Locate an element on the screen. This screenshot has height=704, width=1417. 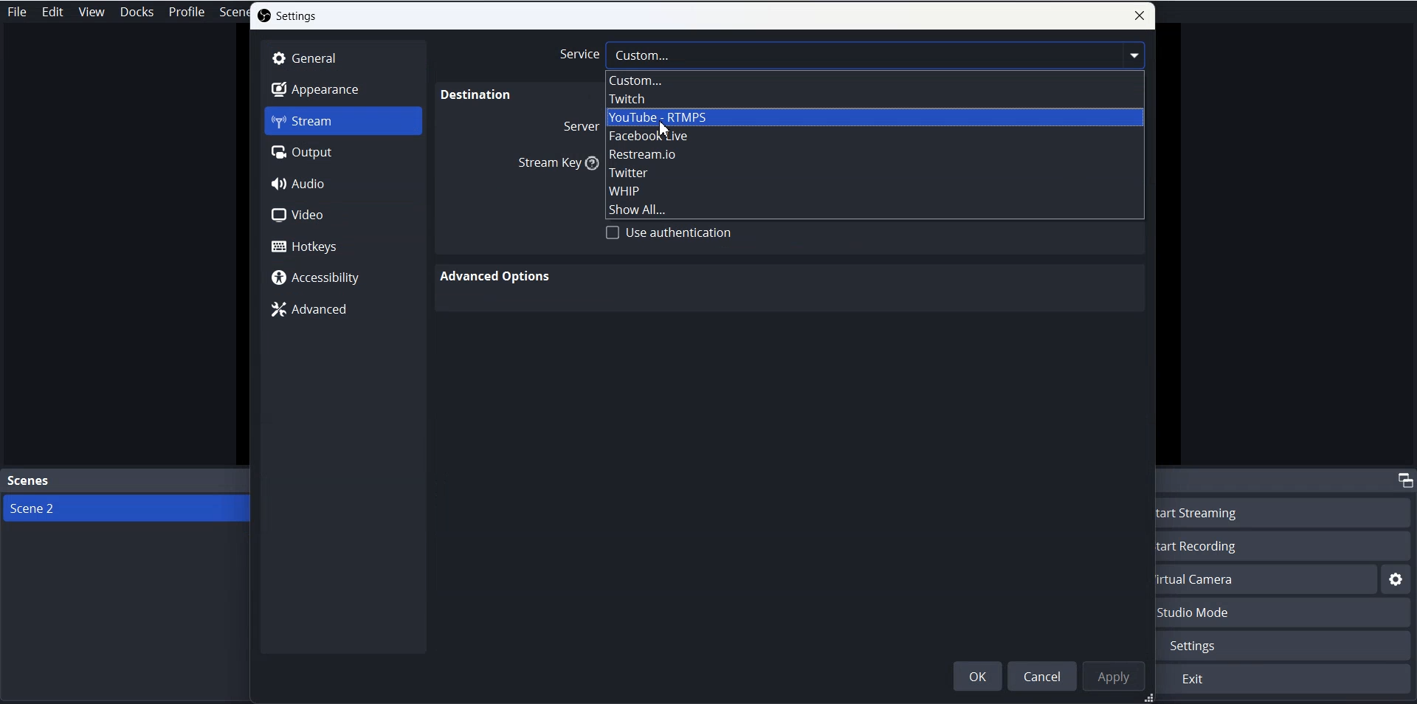
Twitter is located at coordinates (873, 172).